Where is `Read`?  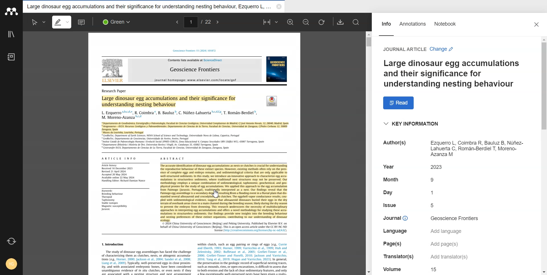
Read is located at coordinates (399, 103).